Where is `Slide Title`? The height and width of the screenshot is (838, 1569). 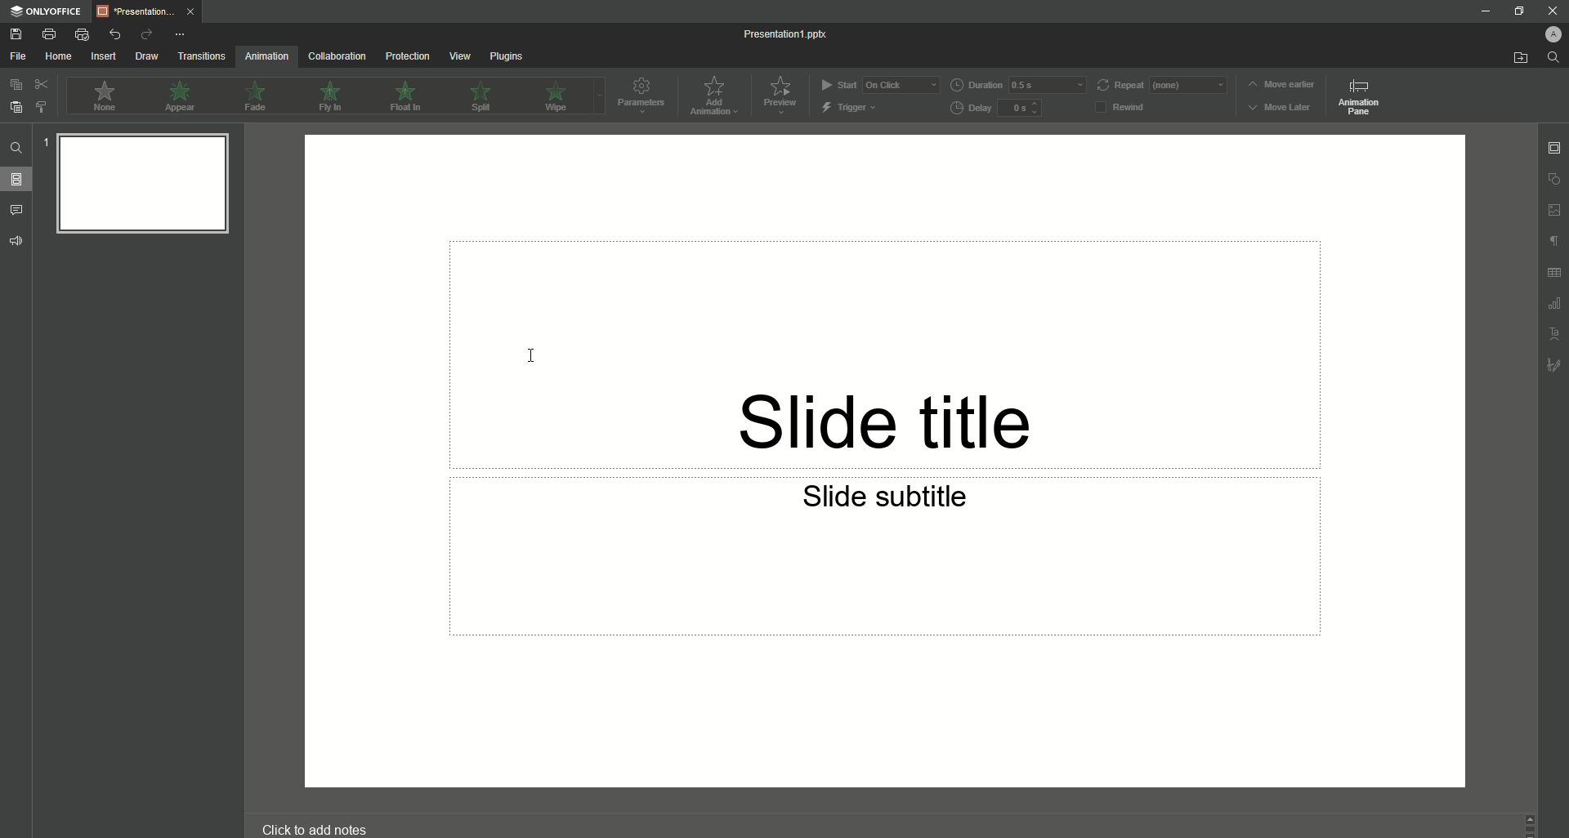 Slide Title is located at coordinates (896, 401).